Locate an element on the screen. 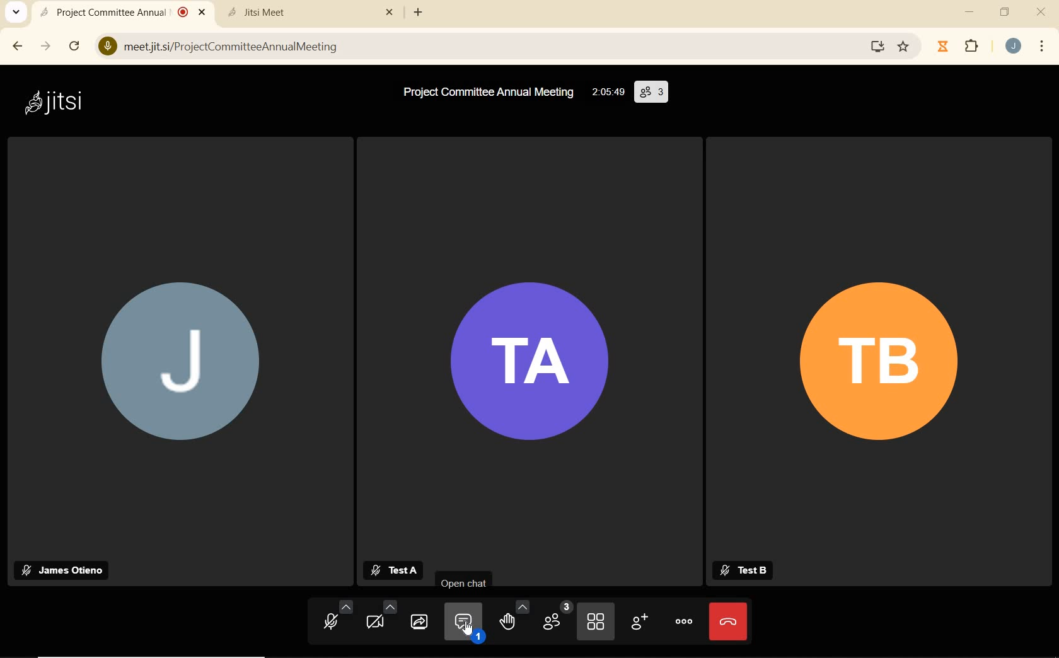 The image size is (1059, 658). close is located at coordinates (392, 12).